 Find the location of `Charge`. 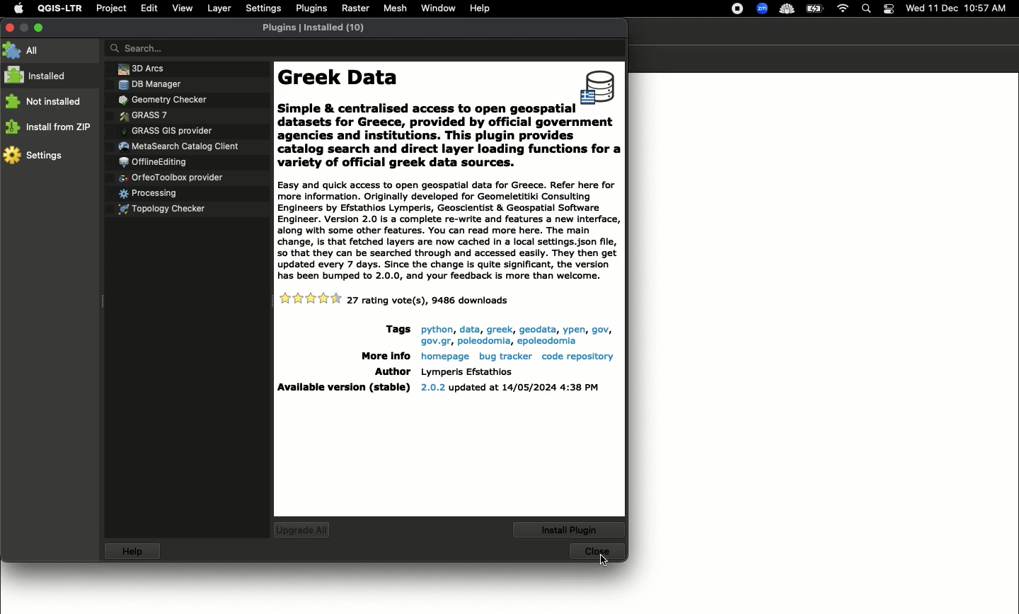

Charge is located at coordinates (818, 8).